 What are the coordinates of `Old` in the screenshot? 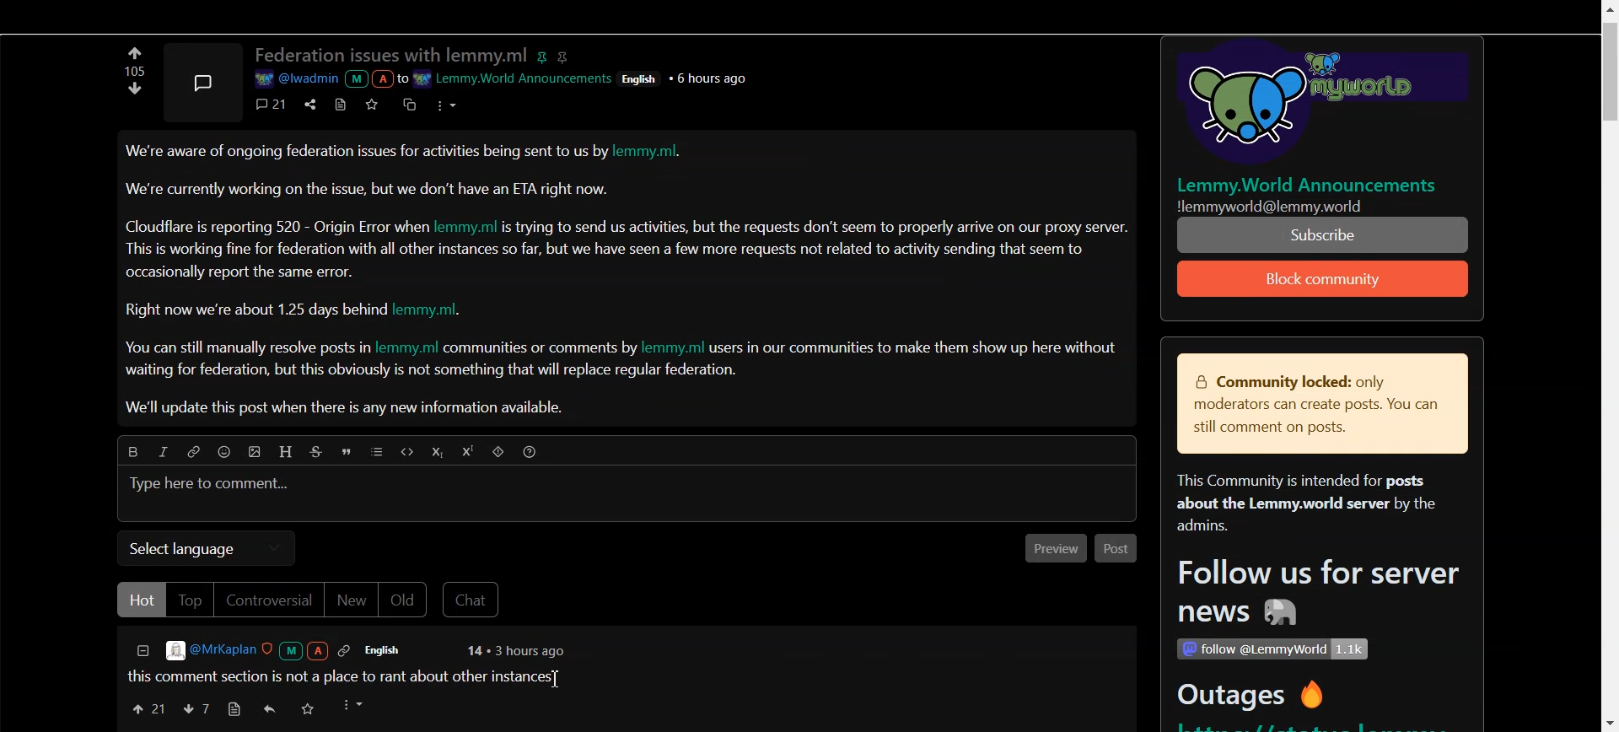 It's located at (406, 600).